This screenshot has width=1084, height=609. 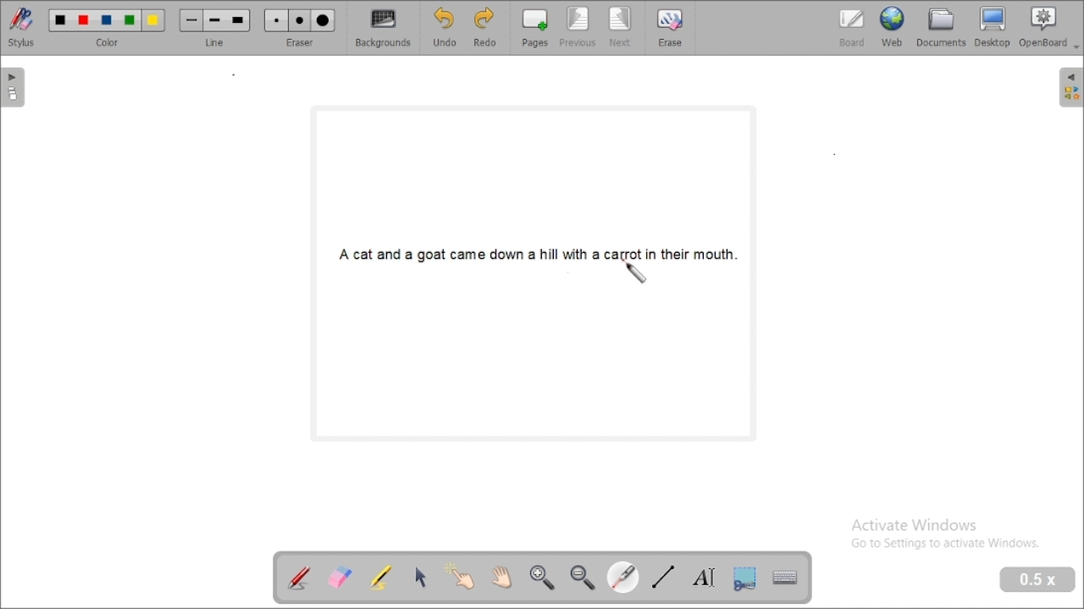 What do you see at coordinates (432, 255) in the screenshot?
I see `goat` at bounding box center [432, 255].